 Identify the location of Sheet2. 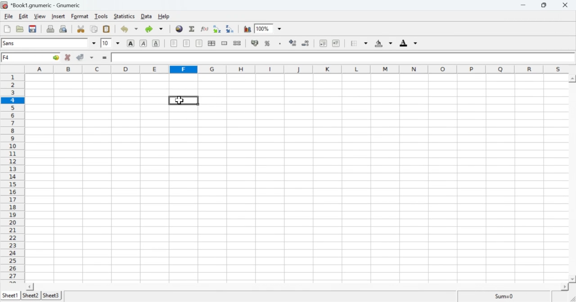
(30, 294).